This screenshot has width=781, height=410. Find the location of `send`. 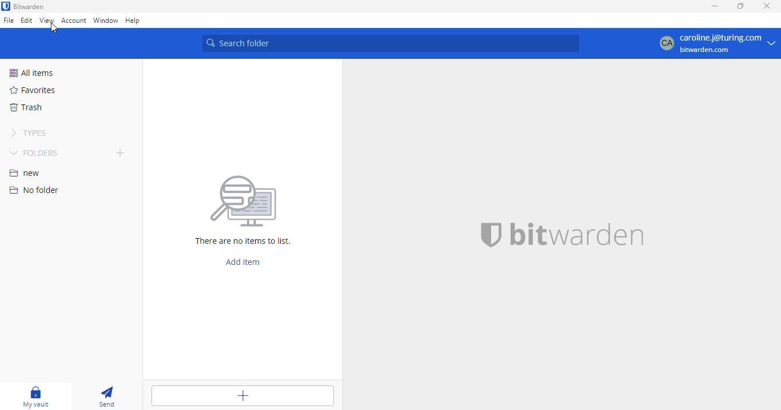

send is located at coordinates (106, 396).